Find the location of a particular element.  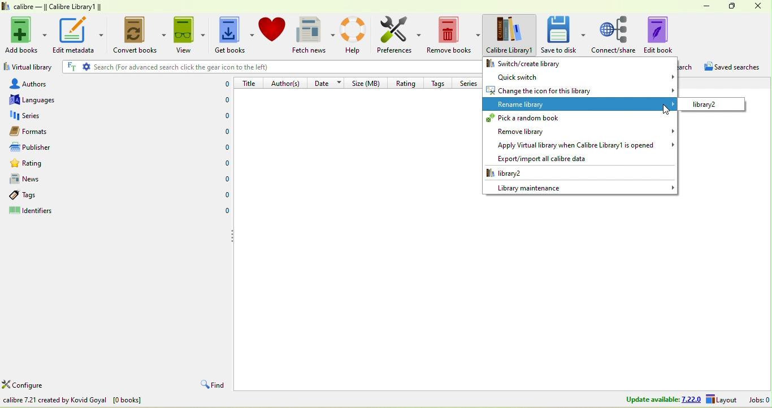

0 is located at coordinates (224, 196).